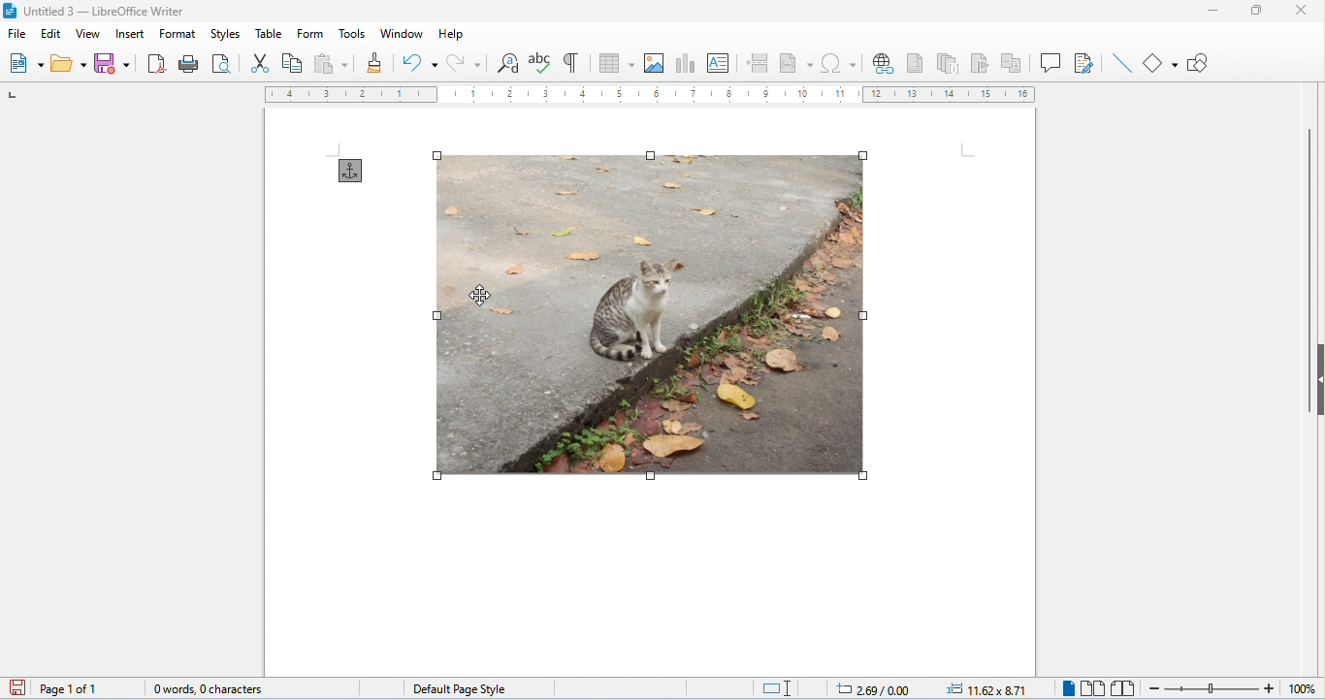 The image size is (1325, 700). I want to click on redo, so click(462, 62).